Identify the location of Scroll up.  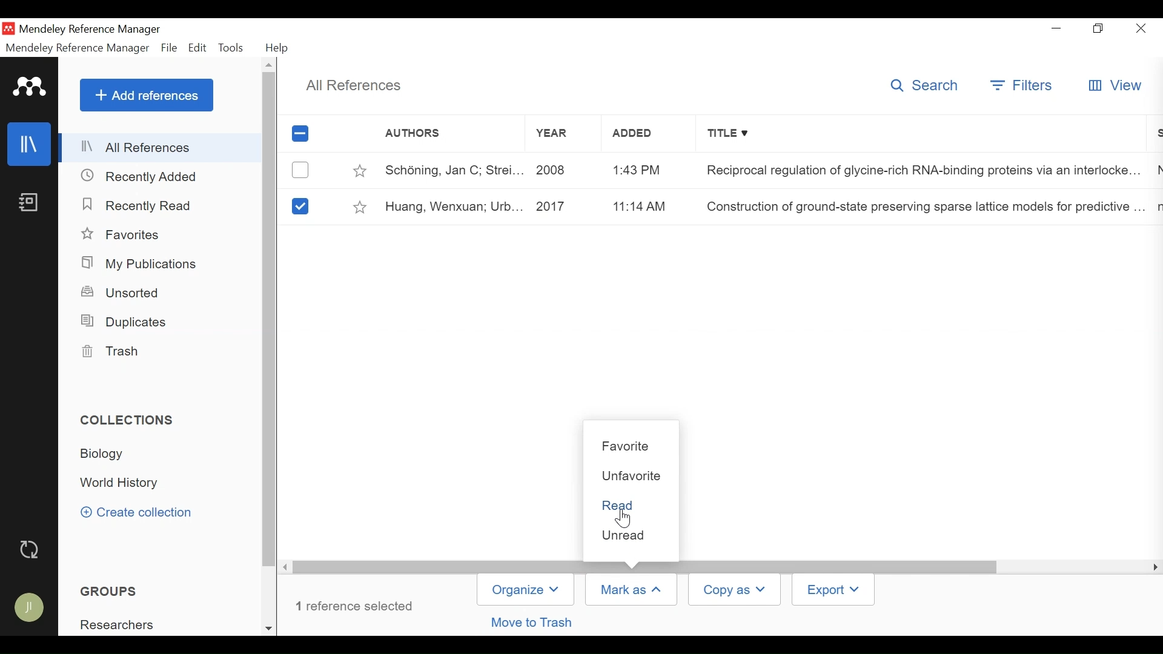
(270, 65).